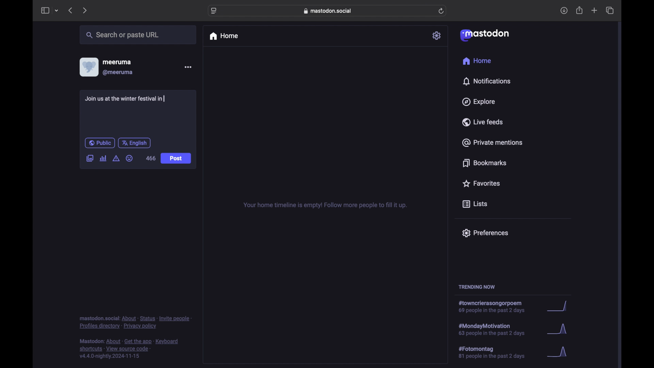  I want to click on sidebar, so click(45, 10).